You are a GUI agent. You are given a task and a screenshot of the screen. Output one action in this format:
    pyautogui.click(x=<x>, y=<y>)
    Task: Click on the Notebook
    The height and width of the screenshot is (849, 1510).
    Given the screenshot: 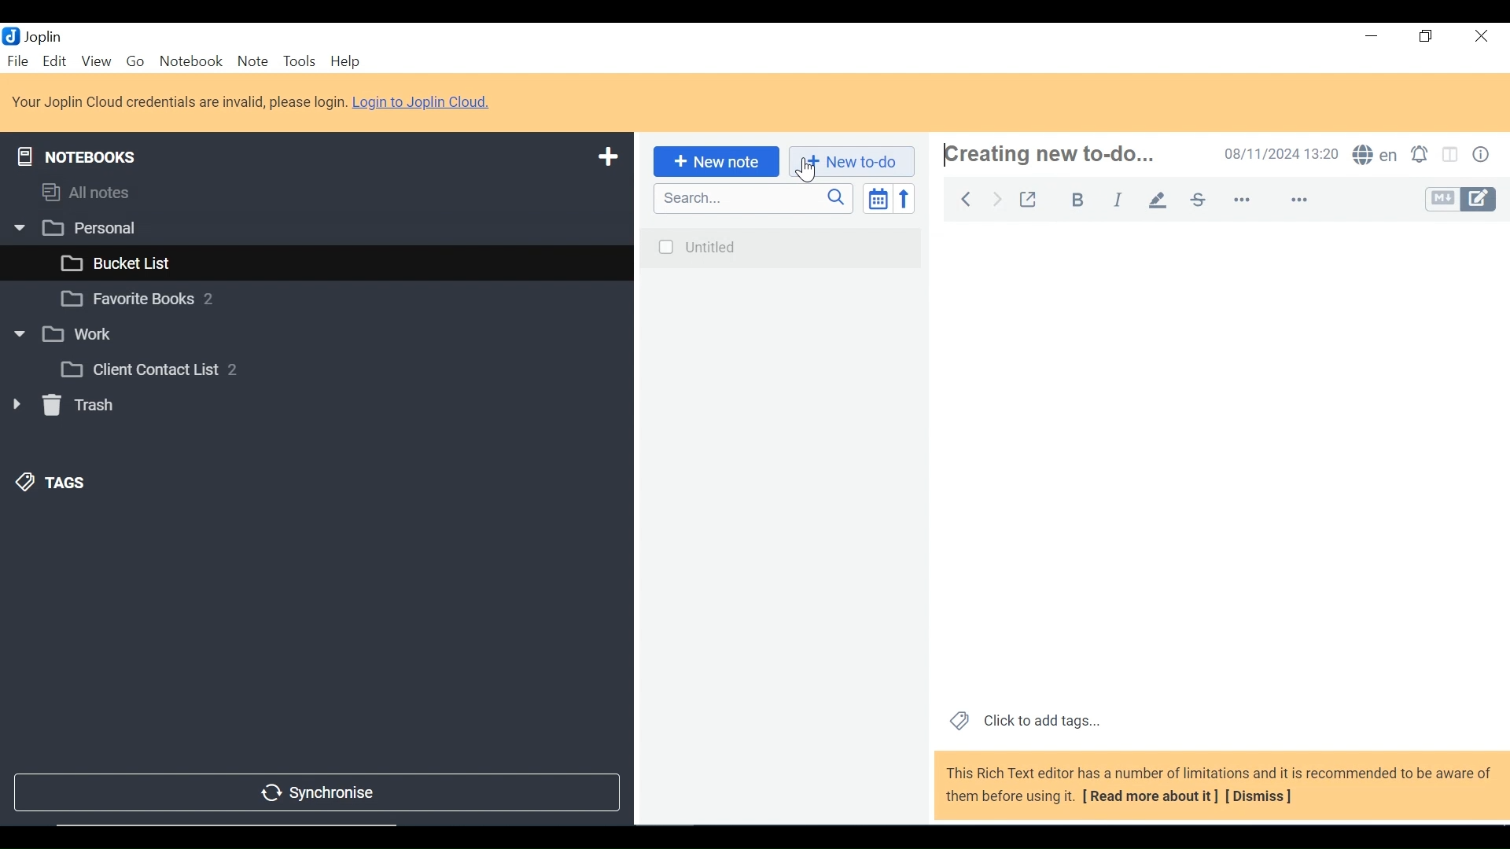 What is the action you would take?
    pyautogui.click(x=318, y=333)
    